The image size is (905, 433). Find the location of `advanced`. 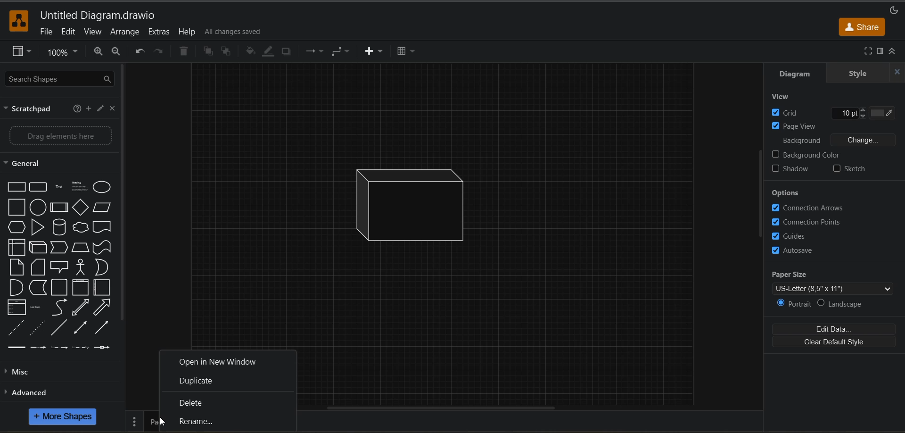

advanced is located at coordinates (28, 392).